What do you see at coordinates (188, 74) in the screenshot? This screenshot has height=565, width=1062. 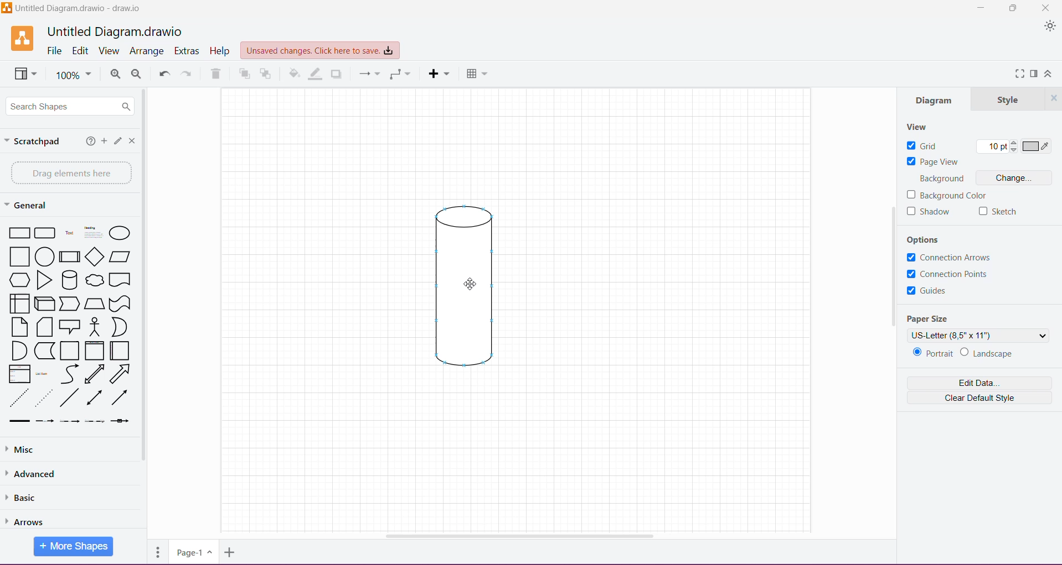 I see `Redo` at bounding box center [188, 74].